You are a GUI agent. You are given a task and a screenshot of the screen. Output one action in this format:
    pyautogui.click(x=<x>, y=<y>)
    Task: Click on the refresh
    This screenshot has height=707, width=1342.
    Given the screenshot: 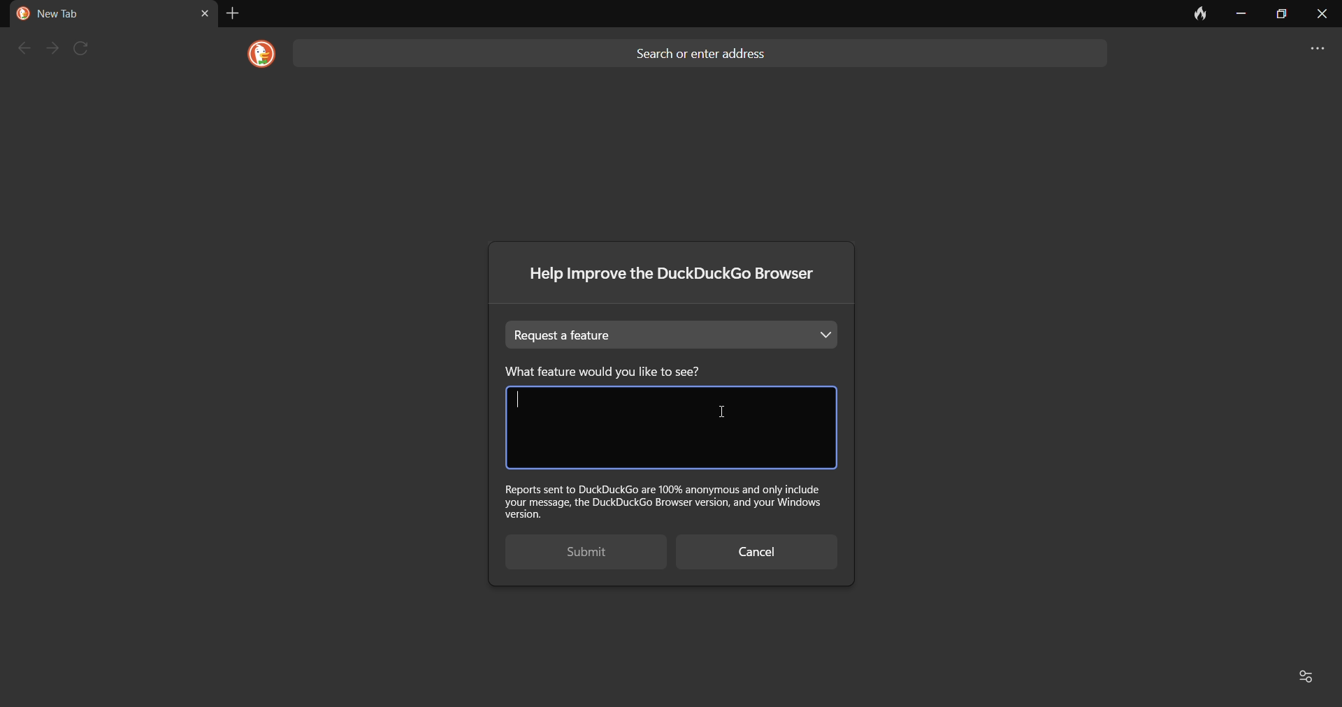 What is the action you would take?
    pyautogui.click(x=87, y=48)
    